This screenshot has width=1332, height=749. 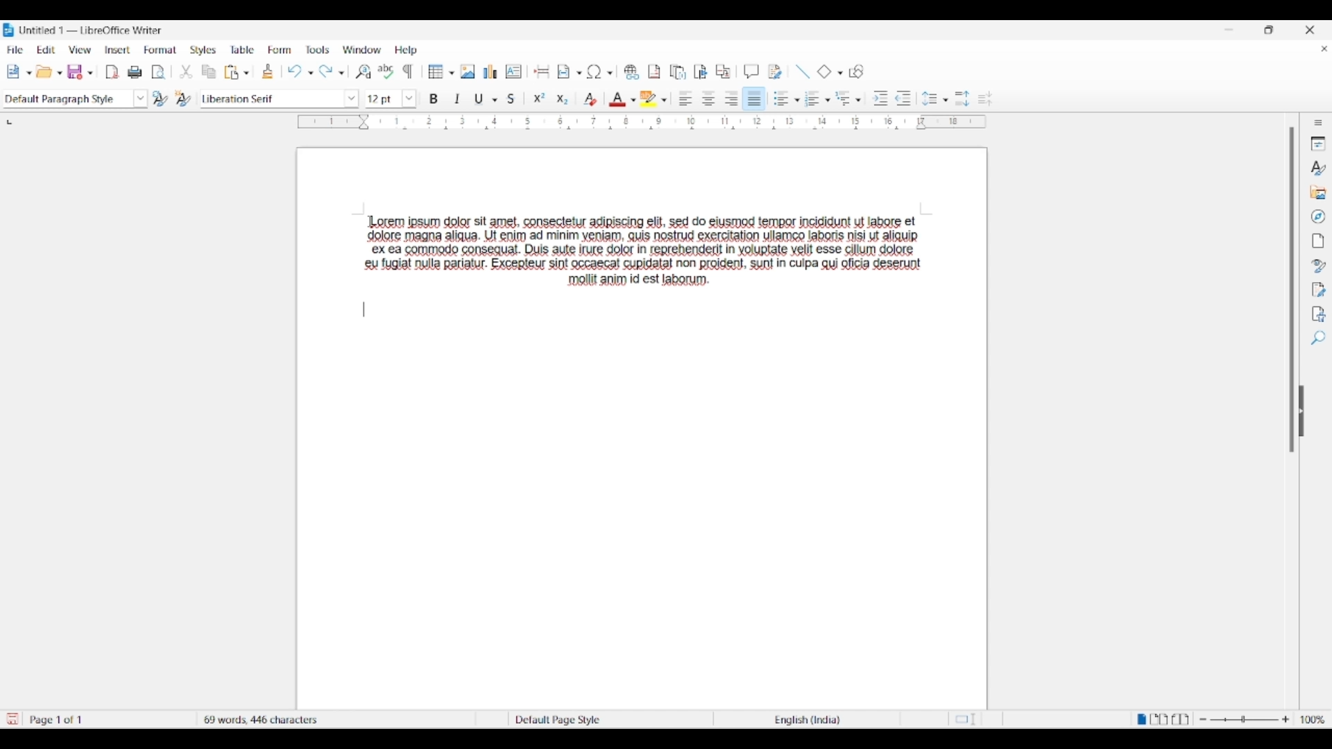 I want to click on Default Page Style, so click(x=557, y=718).